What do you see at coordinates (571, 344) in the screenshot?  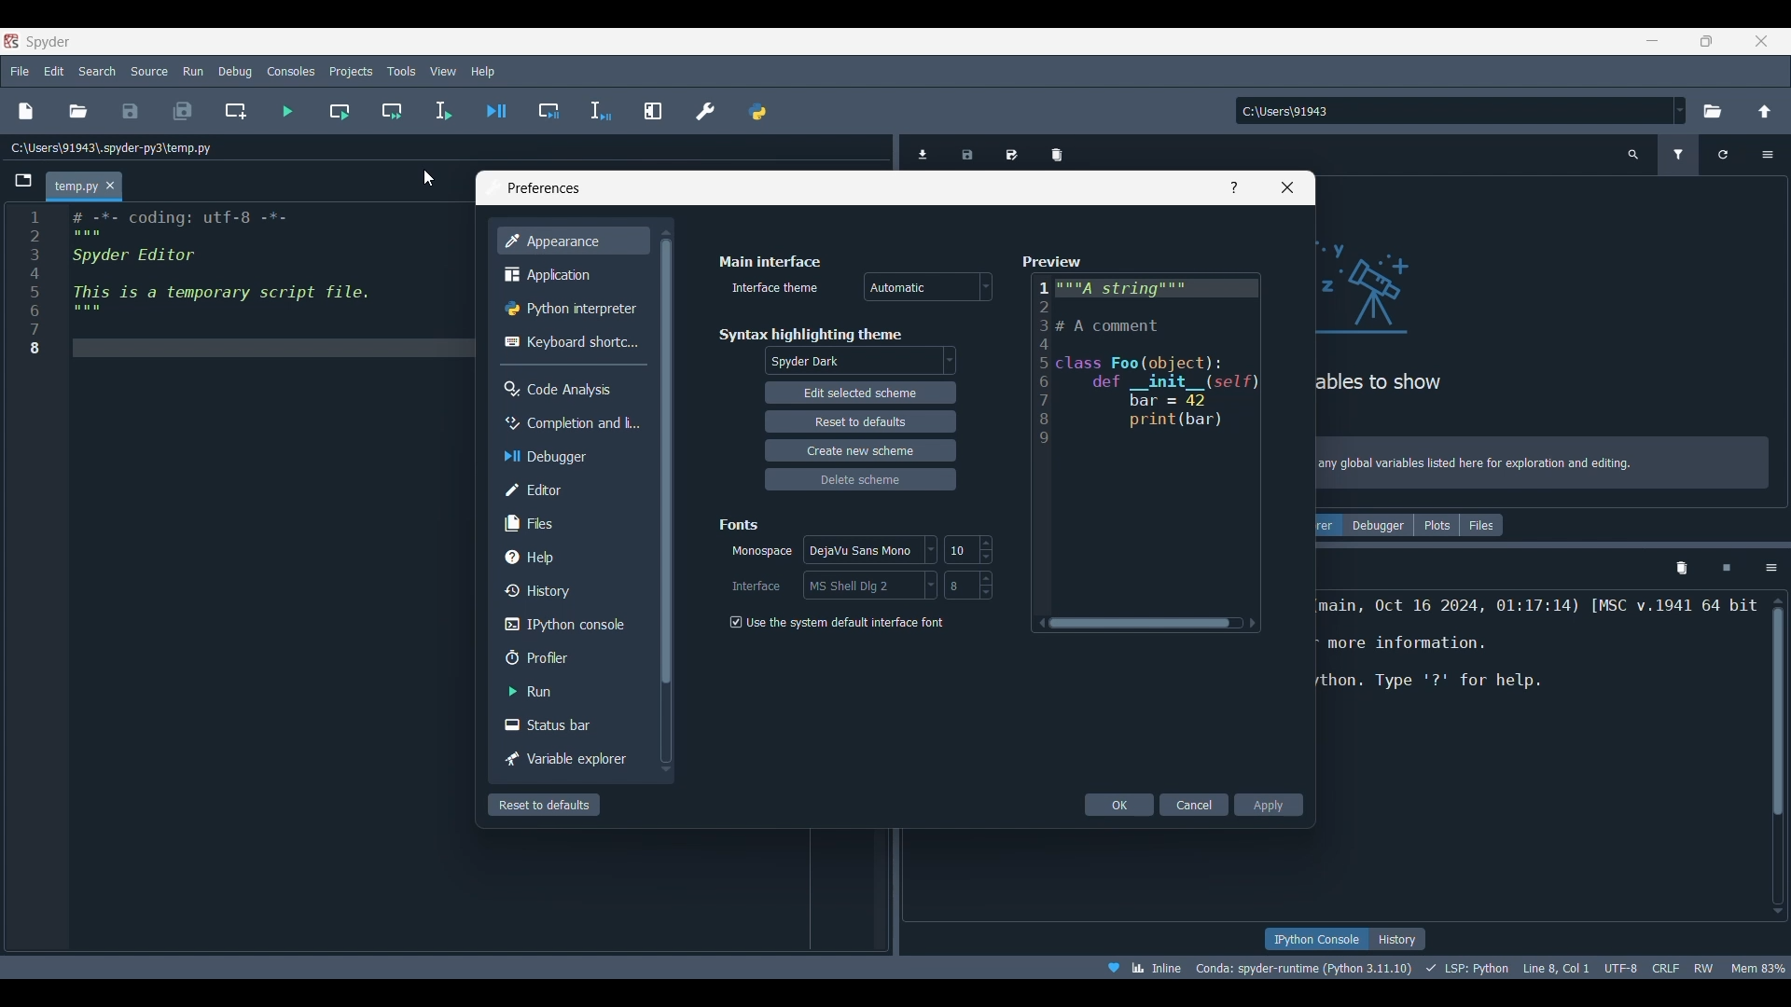 I see `Keyboard shortcut` at bounding box center [571, 344].